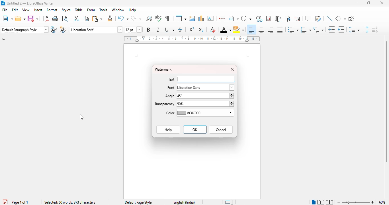  I want to click on English (India), so click(184, 202).